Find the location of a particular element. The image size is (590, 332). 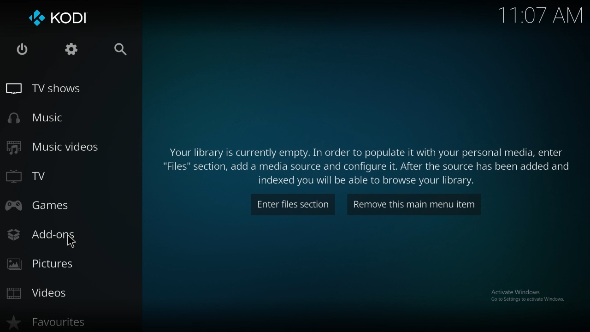

cursor is located at coordinates (73, 243).